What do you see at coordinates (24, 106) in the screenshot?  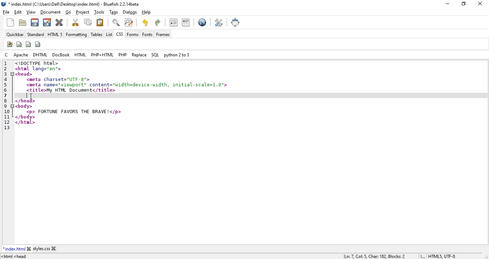 I see `<body>` at bounding box center [24, 106].